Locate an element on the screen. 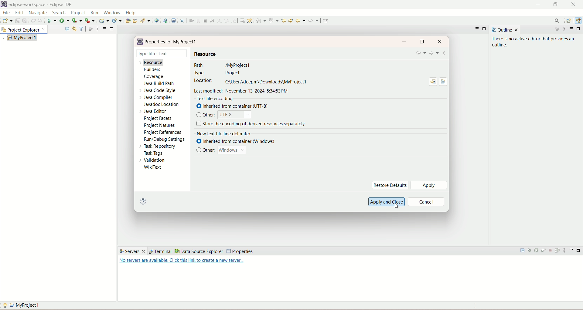  navigate is located at coordinates (38, 13).